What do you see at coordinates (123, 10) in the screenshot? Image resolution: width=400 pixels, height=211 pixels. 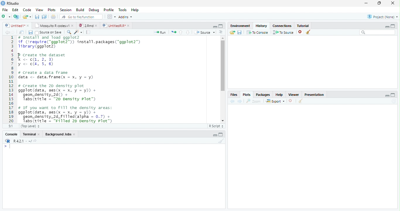 I see `Tools` at bounding box center [123, 10].